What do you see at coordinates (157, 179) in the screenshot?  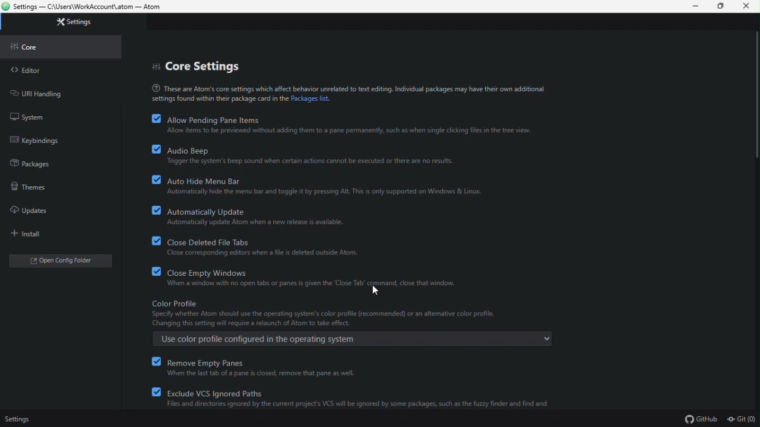 I see `checkbox ` at bounding box center [157, 179].